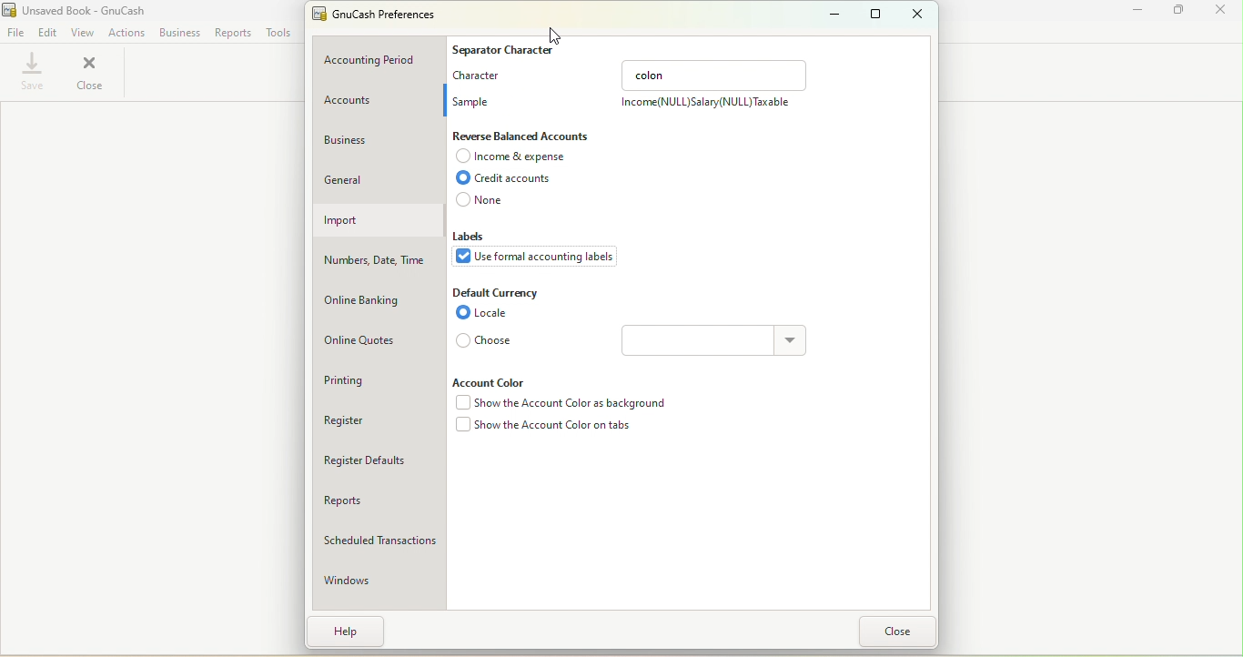 This screenshot has height=657, width=1243. I want to click on Choose, so click(487, 340).